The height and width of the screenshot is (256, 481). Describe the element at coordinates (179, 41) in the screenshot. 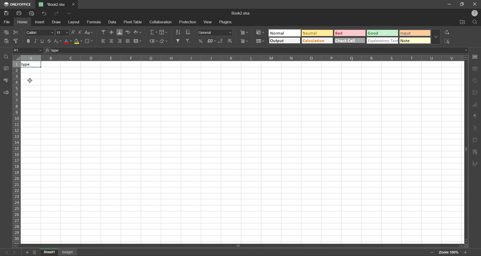

I see `filter` at that location.